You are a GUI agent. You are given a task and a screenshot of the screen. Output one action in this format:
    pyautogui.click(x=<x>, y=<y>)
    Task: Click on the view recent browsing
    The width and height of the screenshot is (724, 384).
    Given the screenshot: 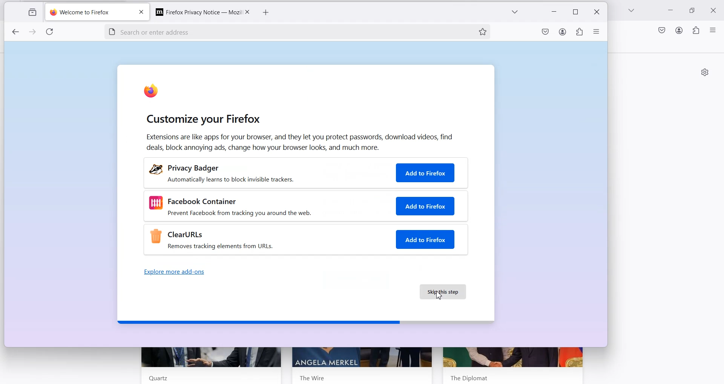 What is the action you would take?
    pyautogui.click(x=31, y=13)
    